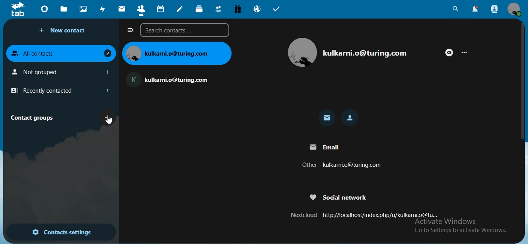 The image size is (528, 244). Describe the element at coordinates (64, 30) in the screenshot. I see `new contact` at that location.